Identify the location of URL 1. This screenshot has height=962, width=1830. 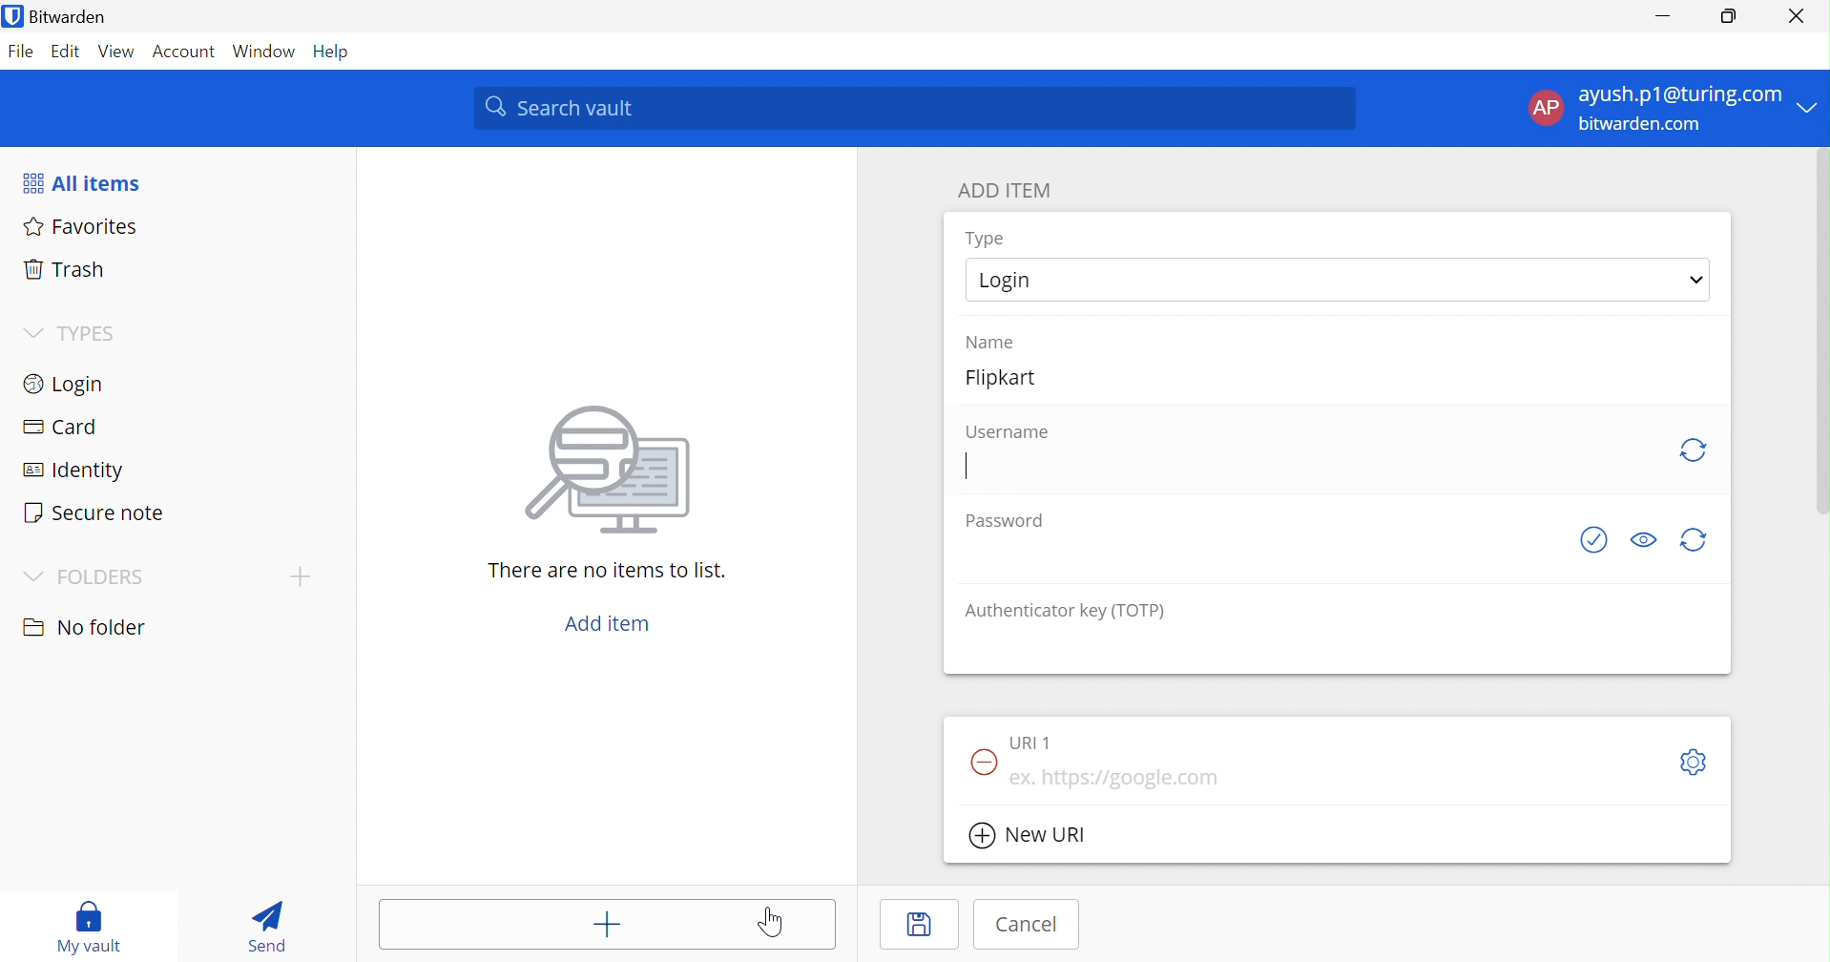
(1030, 742).